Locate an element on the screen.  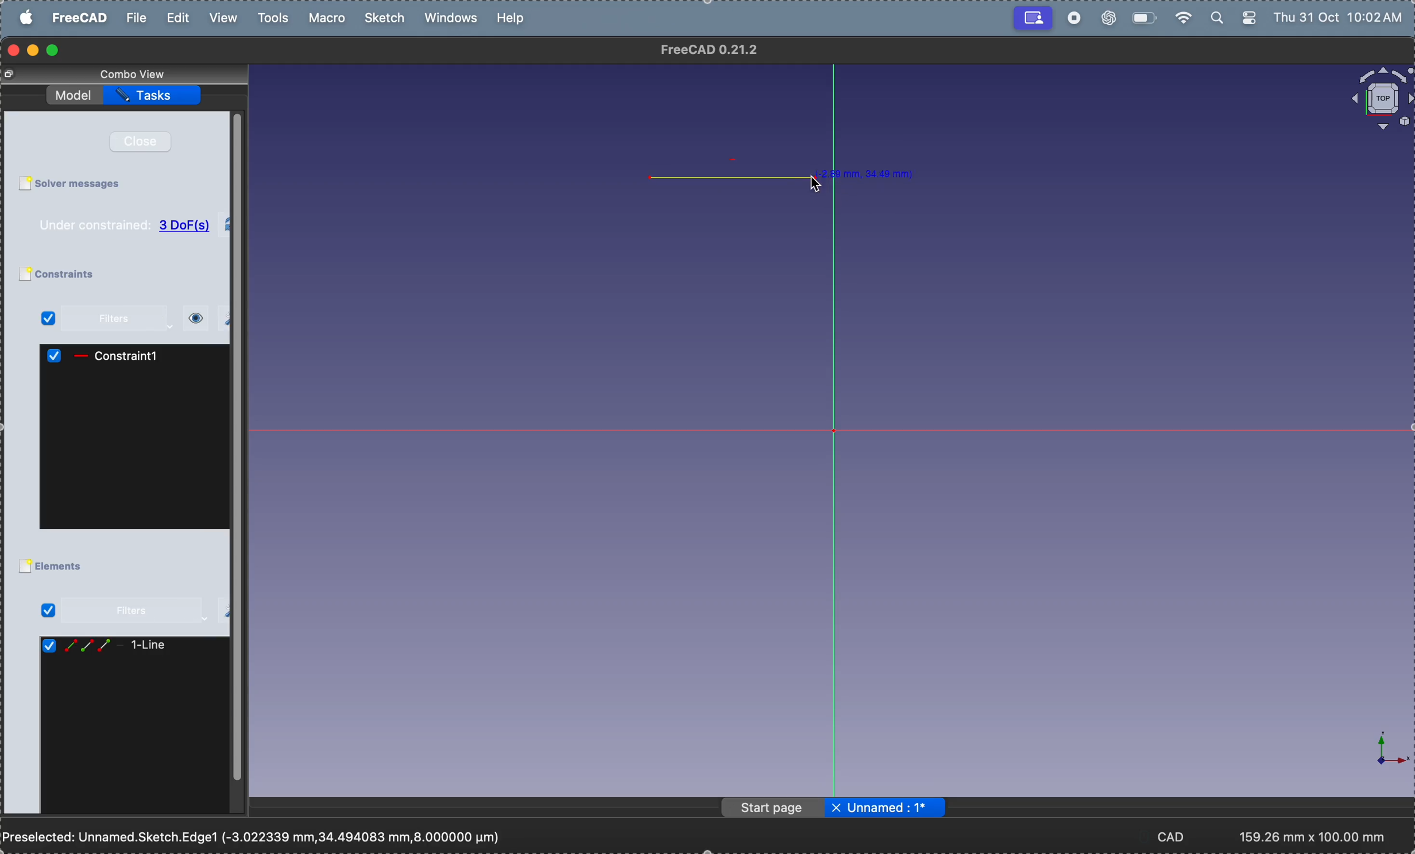
icon is located at coordinates (81, 357).